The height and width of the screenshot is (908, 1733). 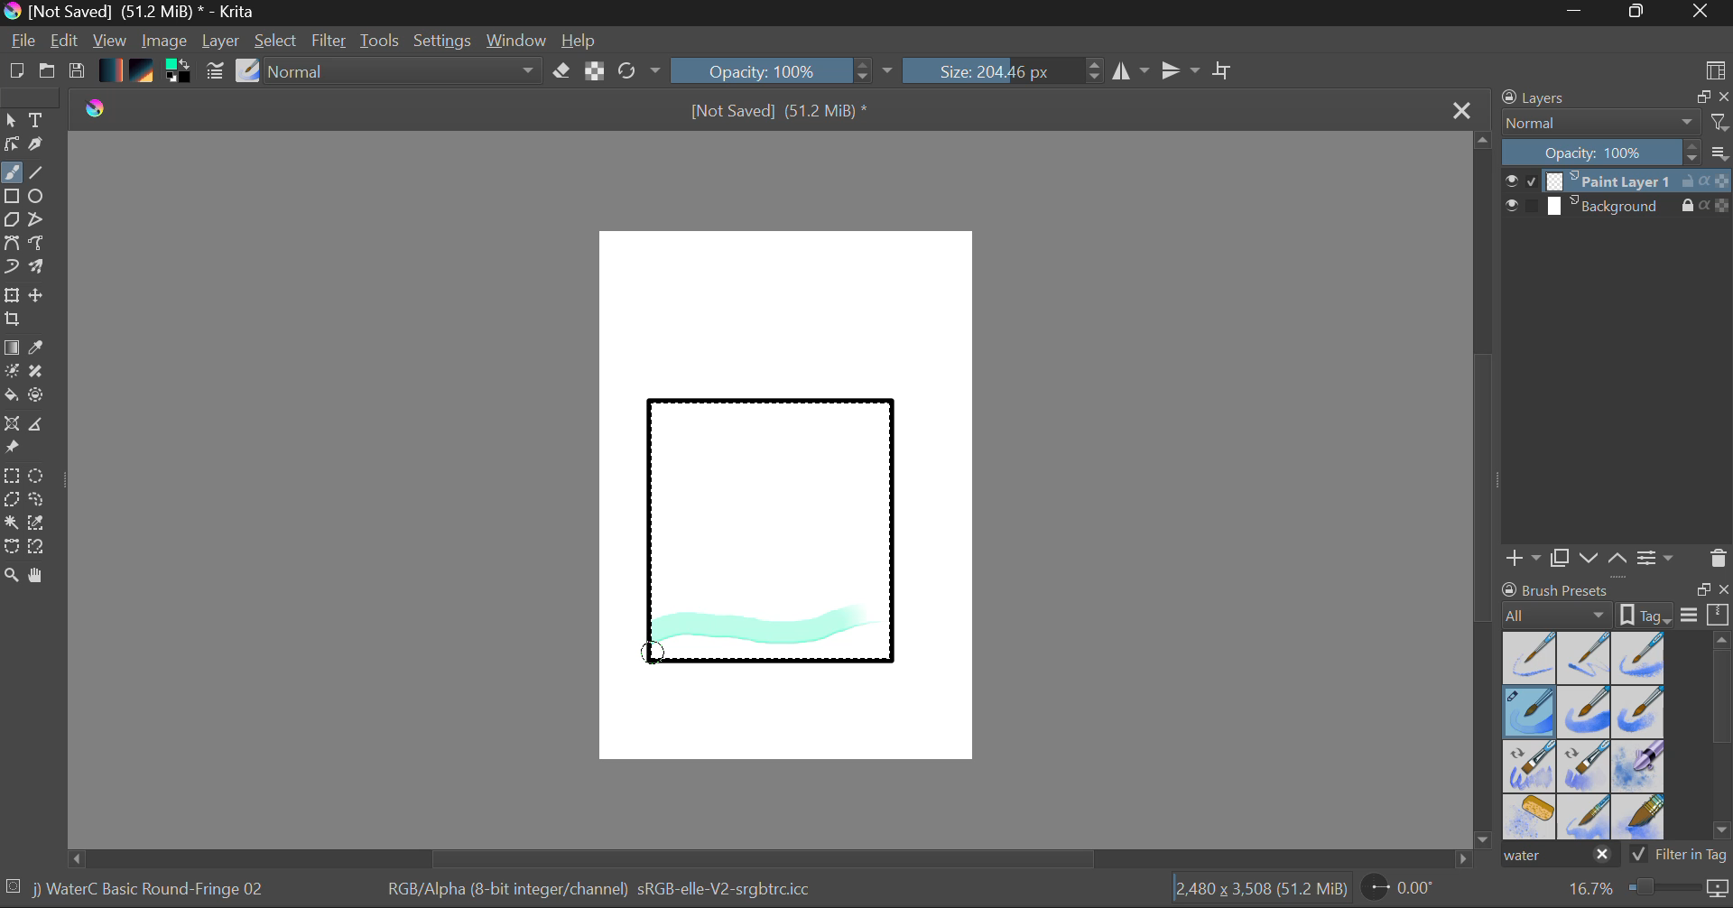 I want to click on Polygon Selection Tool, so click(x=11, y=500).